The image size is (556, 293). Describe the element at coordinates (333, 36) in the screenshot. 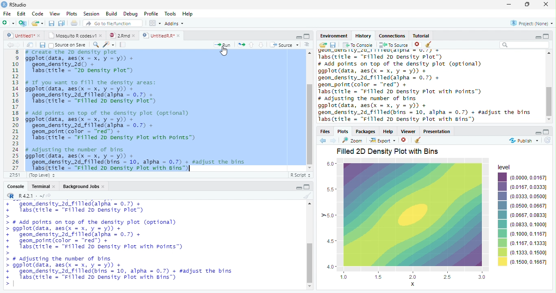

I see `Environment` at that location.